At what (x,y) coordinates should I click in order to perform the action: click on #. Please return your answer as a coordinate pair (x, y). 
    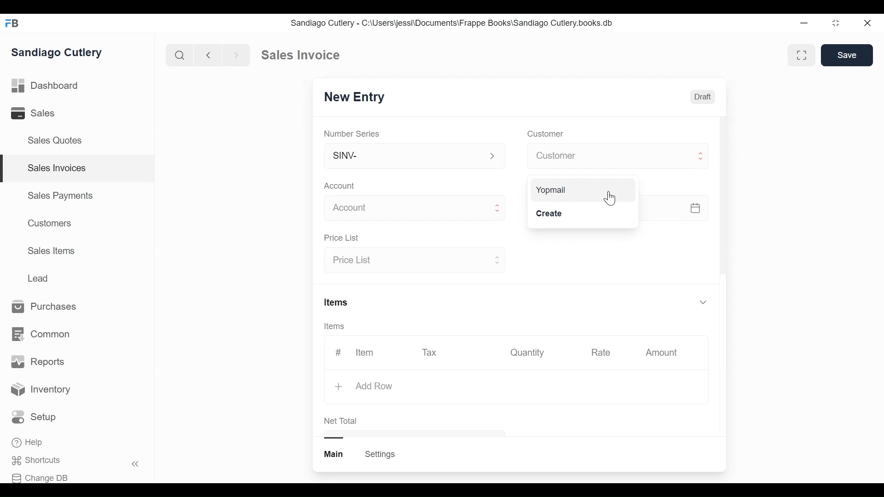
    Looking at the image, I should click on (338, 351).